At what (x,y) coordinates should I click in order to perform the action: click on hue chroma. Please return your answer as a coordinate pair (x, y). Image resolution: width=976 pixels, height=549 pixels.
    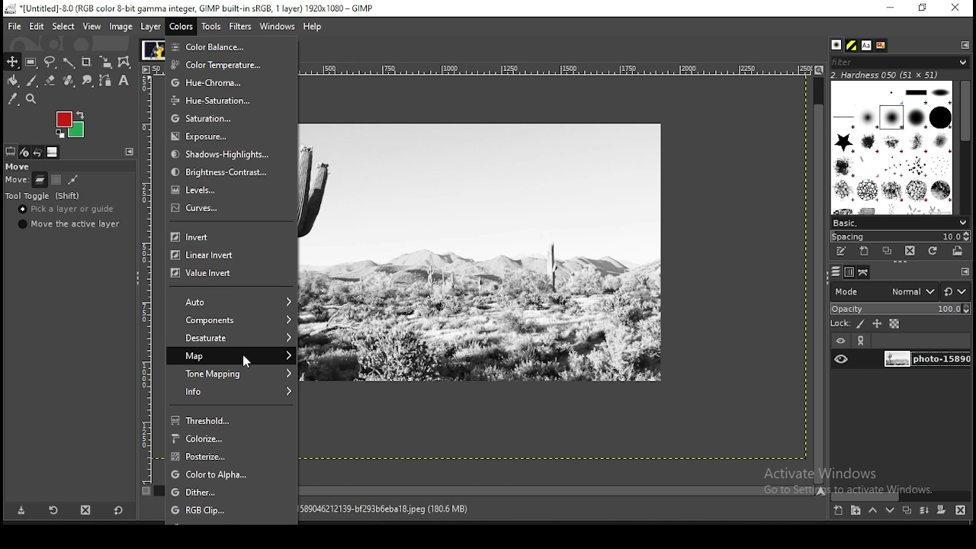
    Looking at the image, I should click on (218, 82).